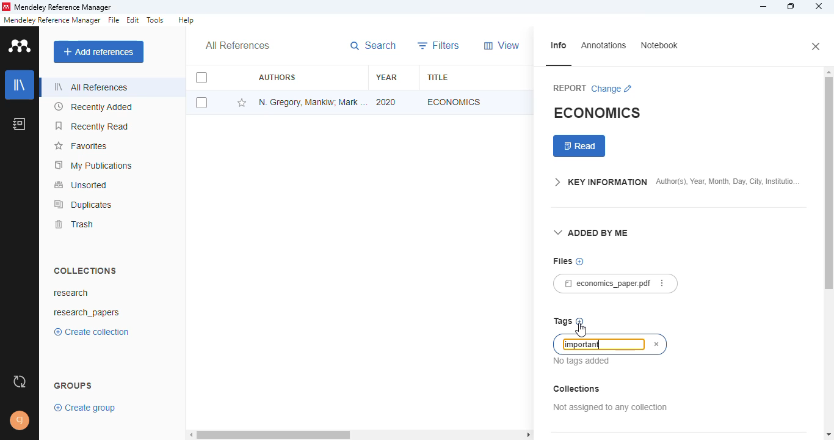  Describe the element at coordinates (579, 146) in the screenshot. I see `read` at that location.